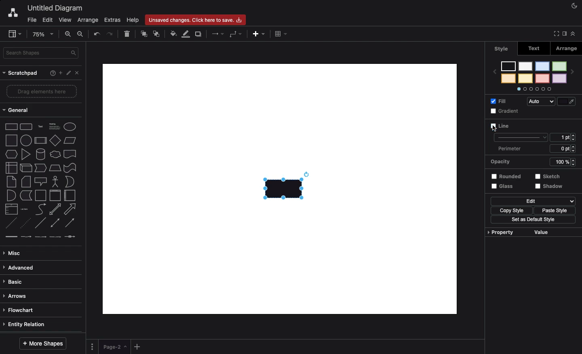  Describe the element at coordinates (70, 167) in the screenshot. I see `tape` at that location.